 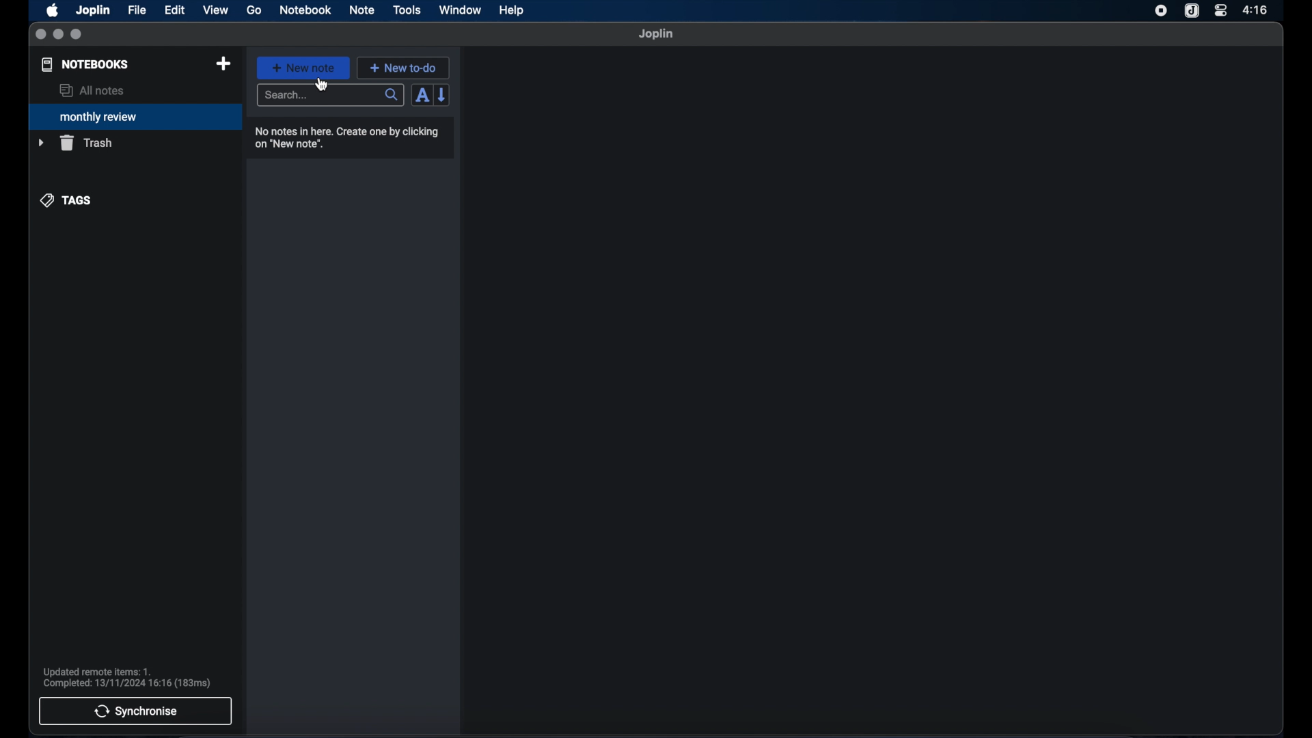 I want to click on synchronise, so click(x=135, y=711).